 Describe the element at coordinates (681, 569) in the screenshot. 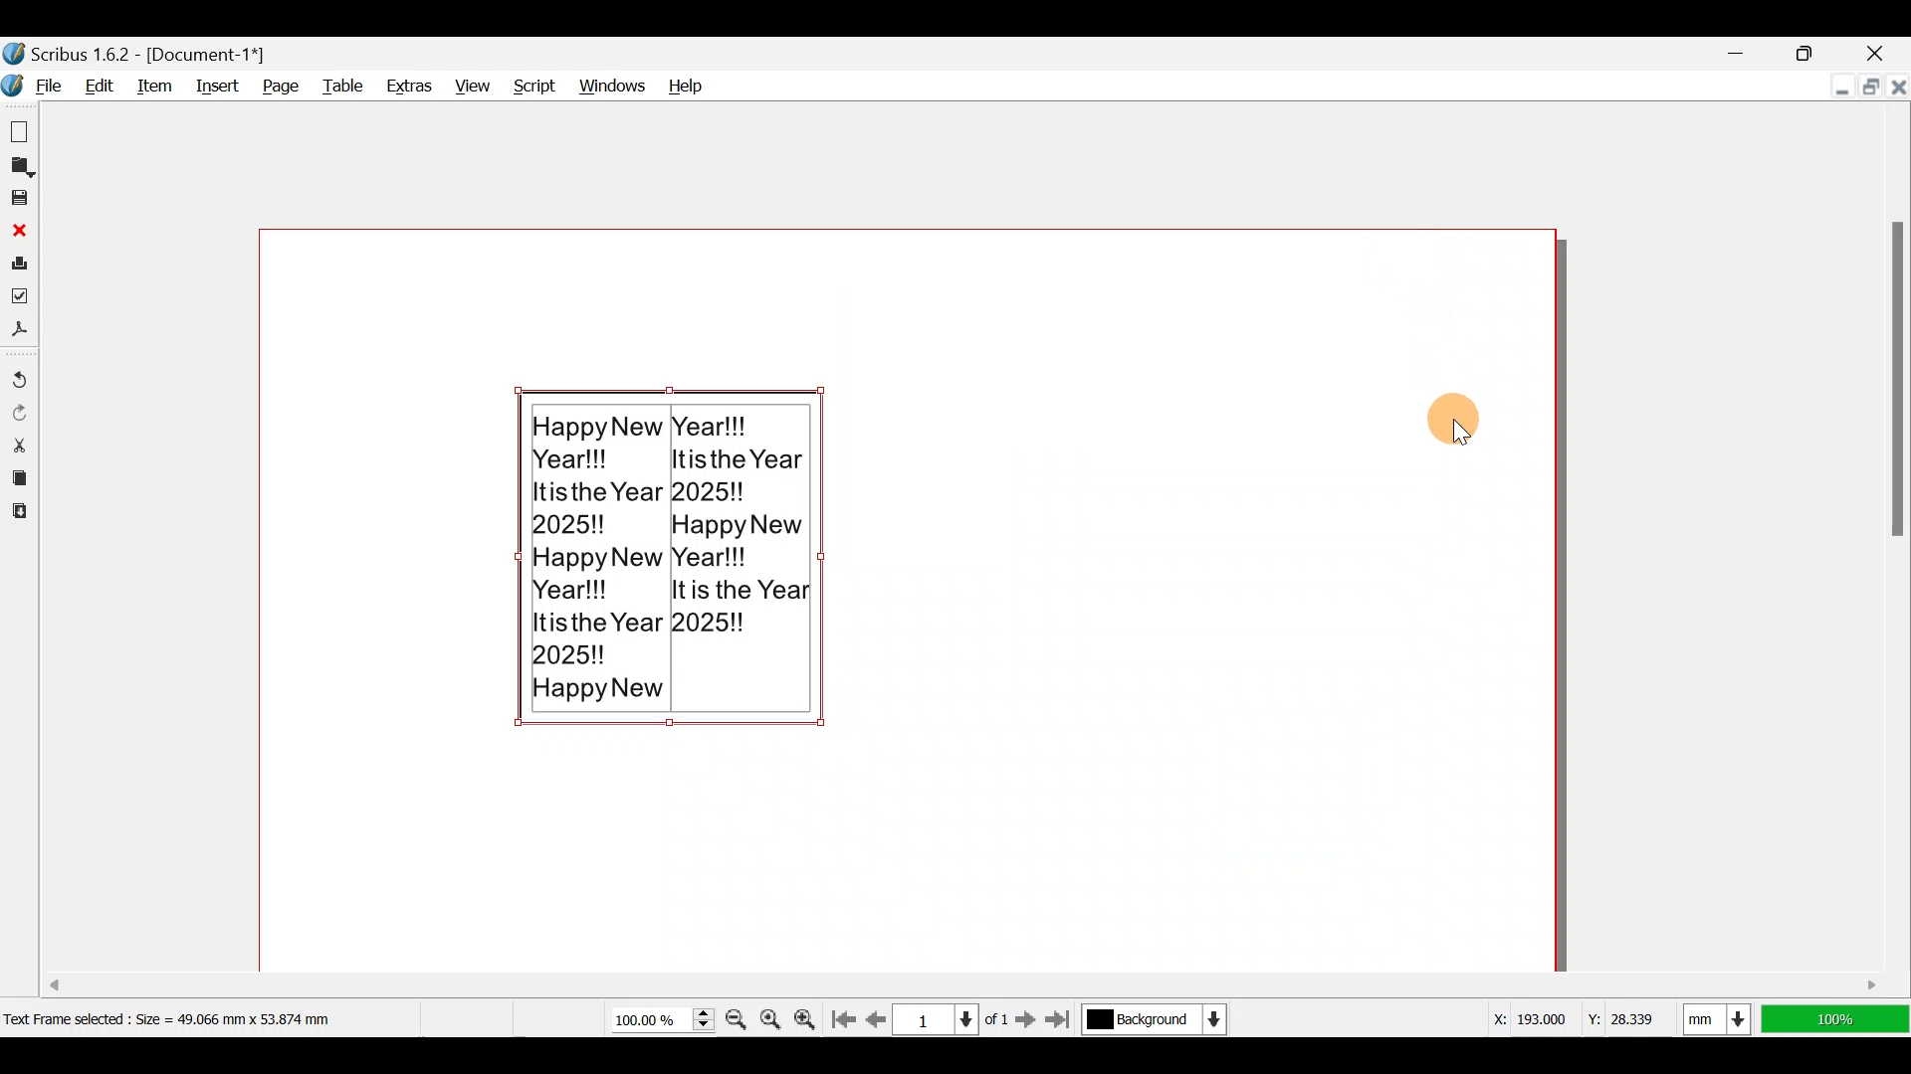

I see `Happy New Year` at that location.